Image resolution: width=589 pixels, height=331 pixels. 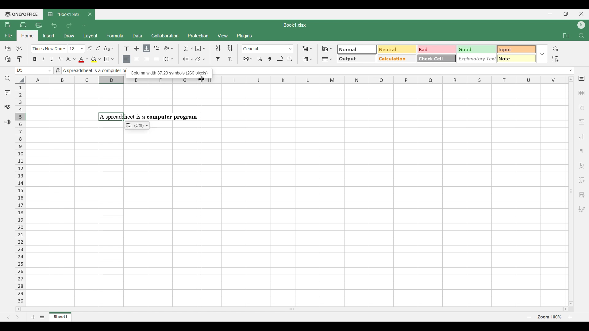 What do you see at coordinates (223, 36) in the screenshot?
I see `View menu` at bounding box center [223, 36].